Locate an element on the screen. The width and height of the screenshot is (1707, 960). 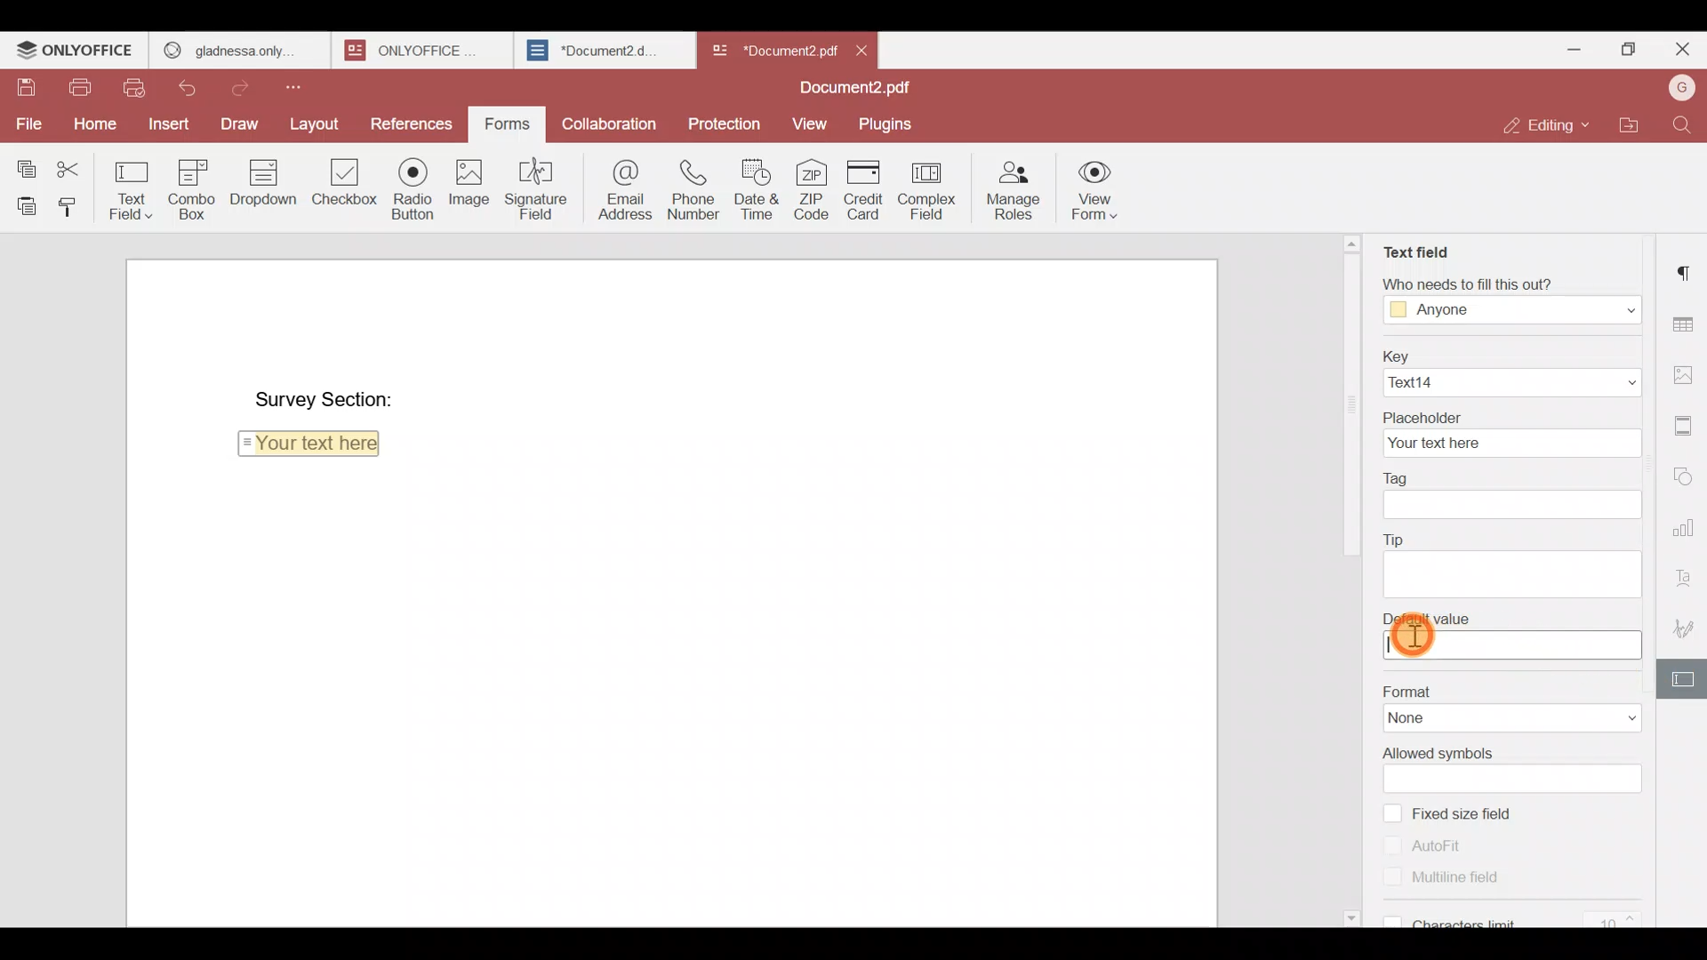
Form settings is located at coordinates (1685, 680).